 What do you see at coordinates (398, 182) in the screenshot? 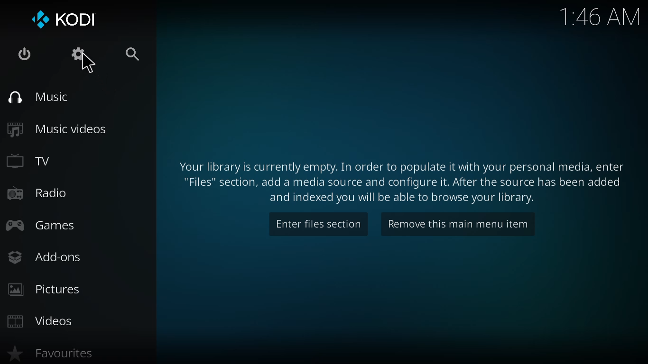
I see `info` at bounding box center [398, 182].